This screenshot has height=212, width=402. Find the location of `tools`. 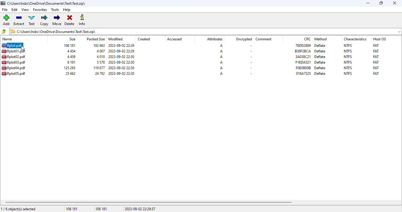

tools is located at coordinates (55, 10).